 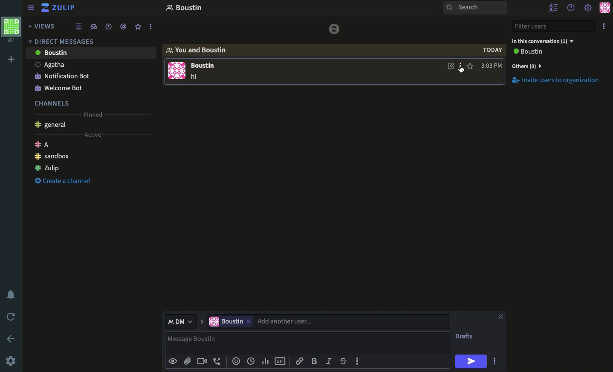 What do you see at coordinates (32, 9) in the screenshot?
I see `Collapse menu` at bounding box center [32, 9].